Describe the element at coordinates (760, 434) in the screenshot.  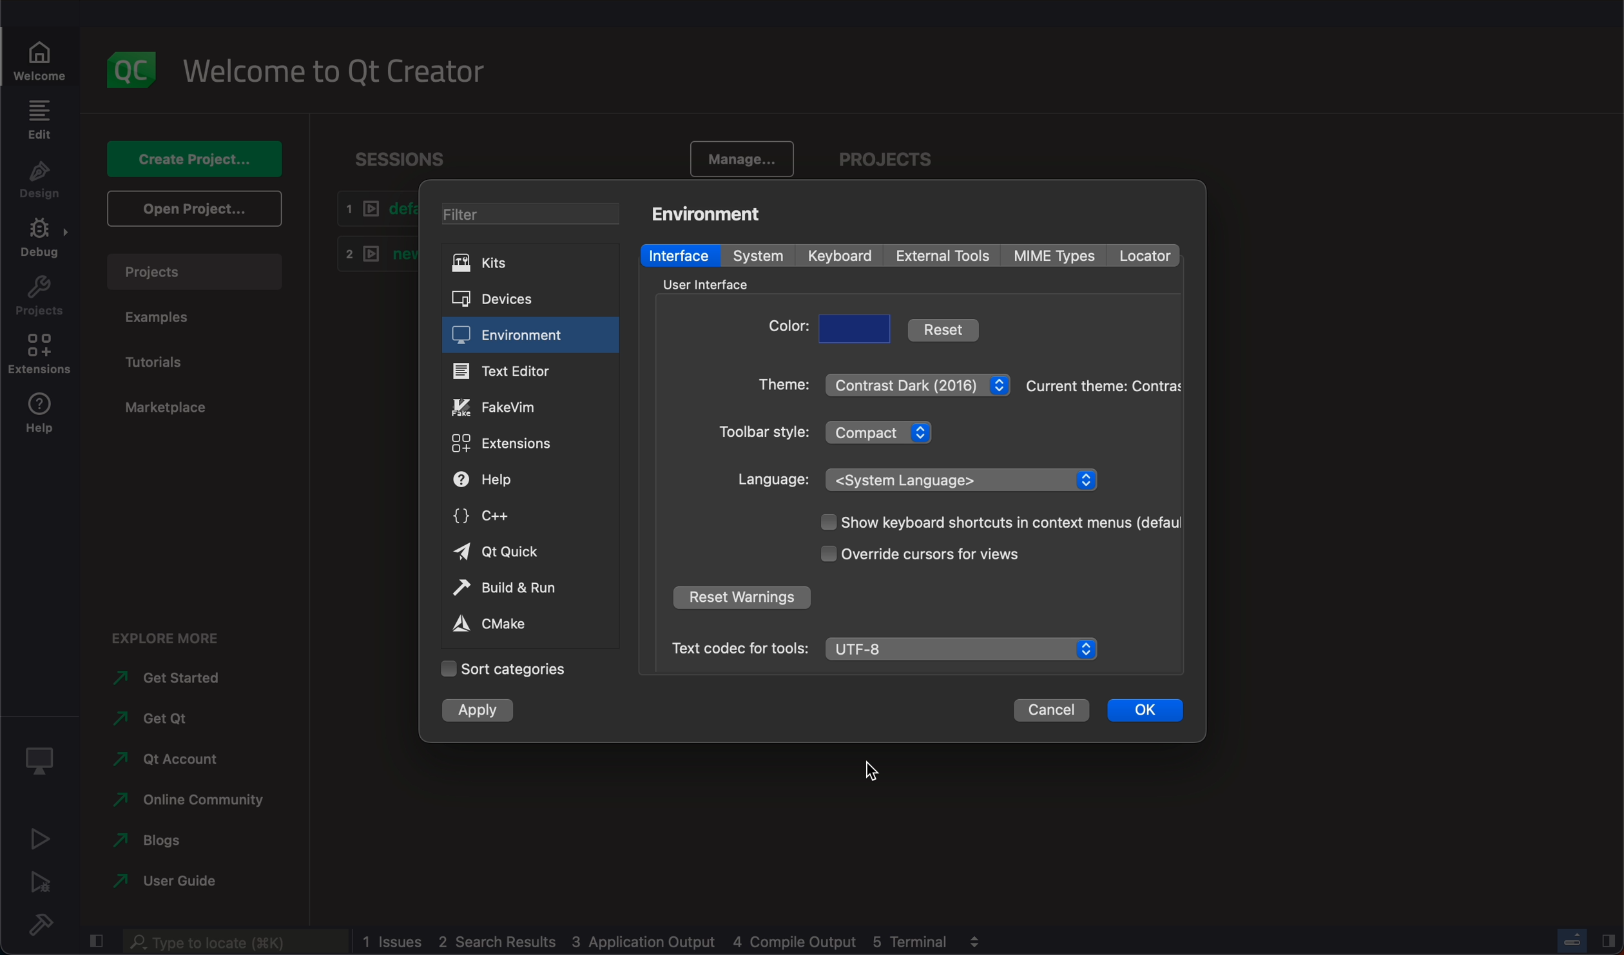
I see `toolbar style` at that location.